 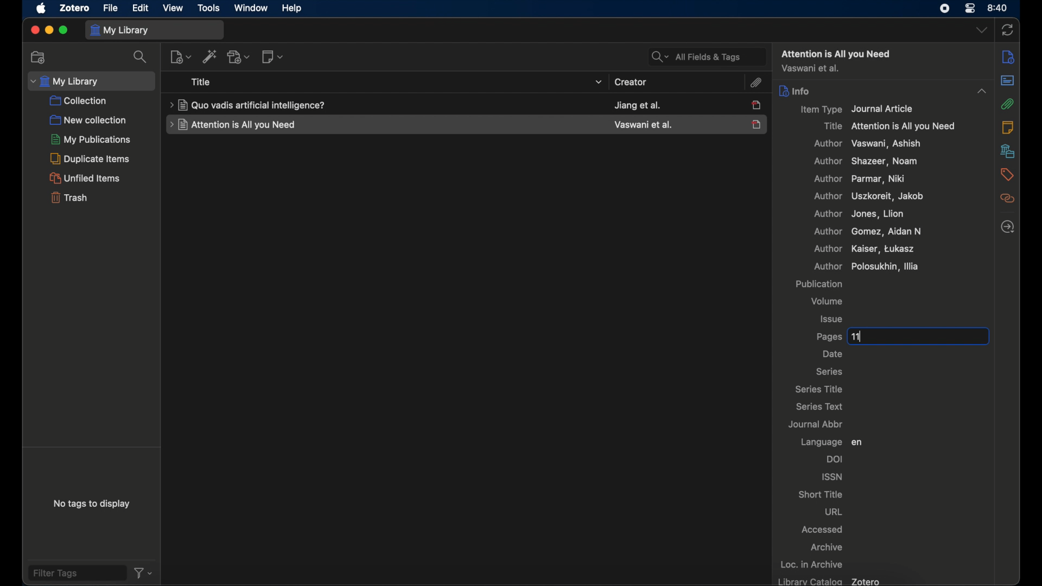 What do you see at coordinates (75, 9) in the screenshot?
I see `zotero` at bounding box center [75, 9].